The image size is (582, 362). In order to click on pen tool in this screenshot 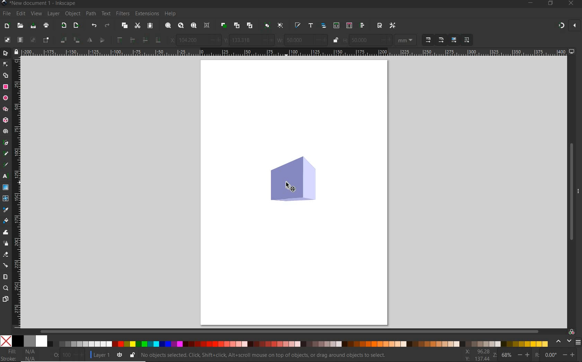, I will do `click(5, 143)`.